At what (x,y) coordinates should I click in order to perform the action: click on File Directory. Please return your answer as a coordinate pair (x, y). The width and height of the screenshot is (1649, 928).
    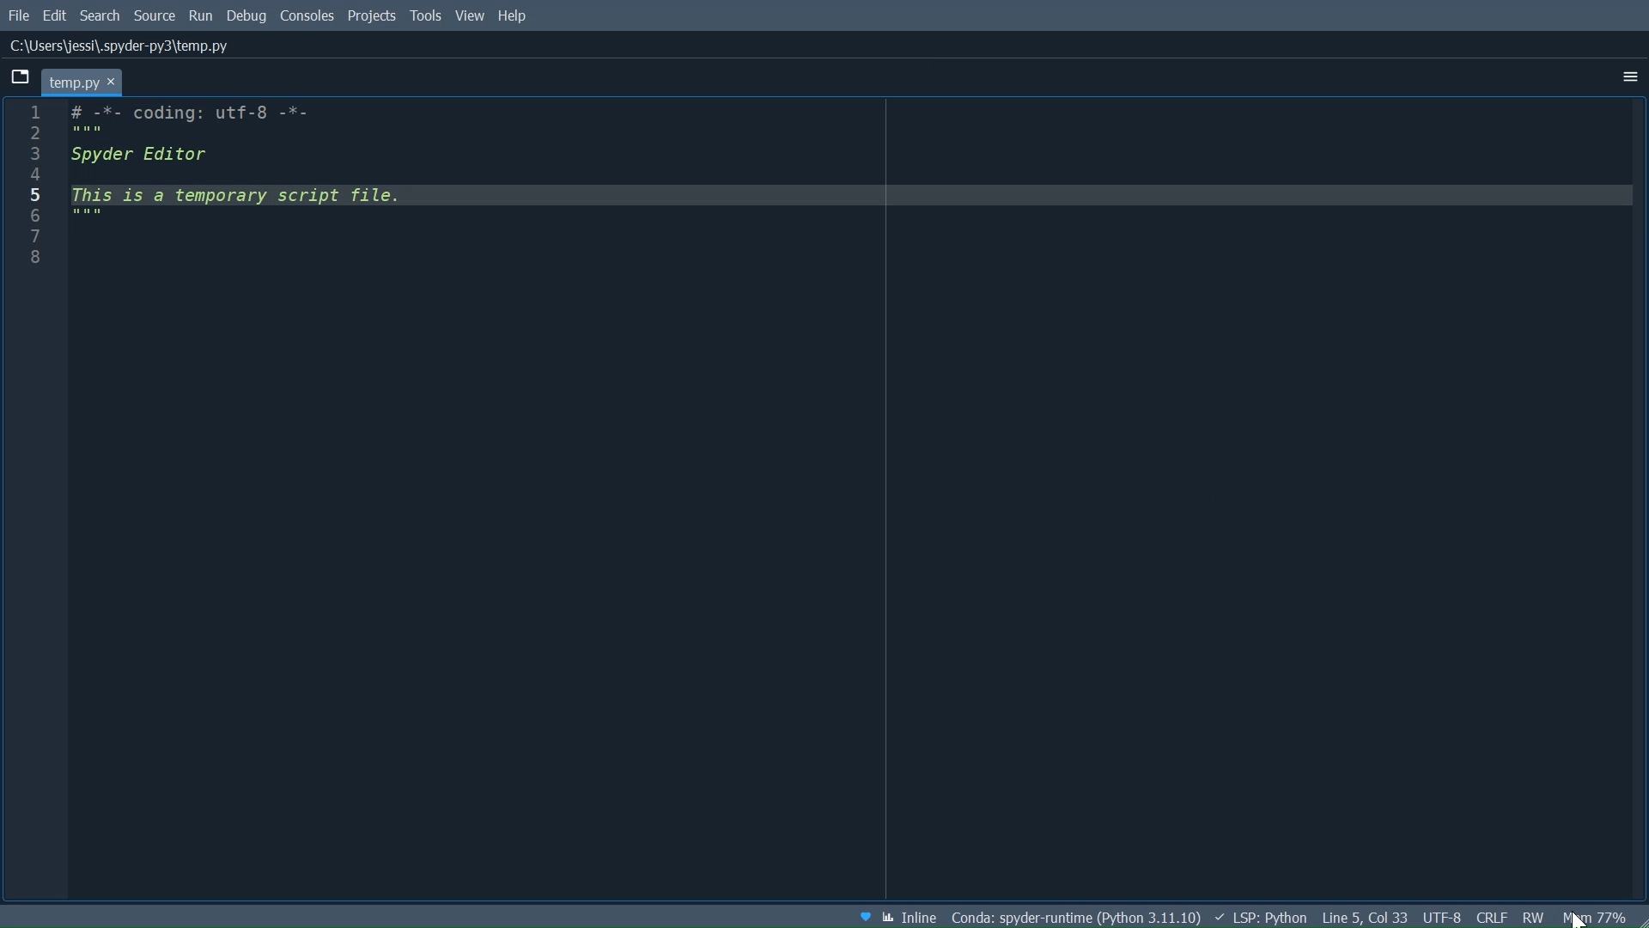
    Looking at the image, I should click on (1075, 918).